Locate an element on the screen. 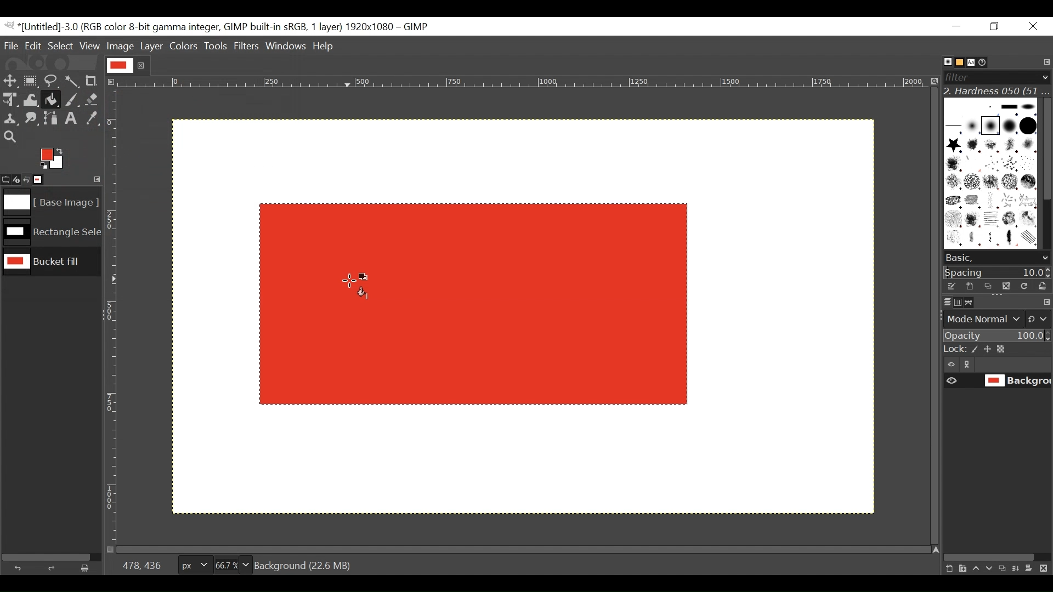 The height and width of the screenshot is (592, 1053). Open is located at coordinates (1040, 286).